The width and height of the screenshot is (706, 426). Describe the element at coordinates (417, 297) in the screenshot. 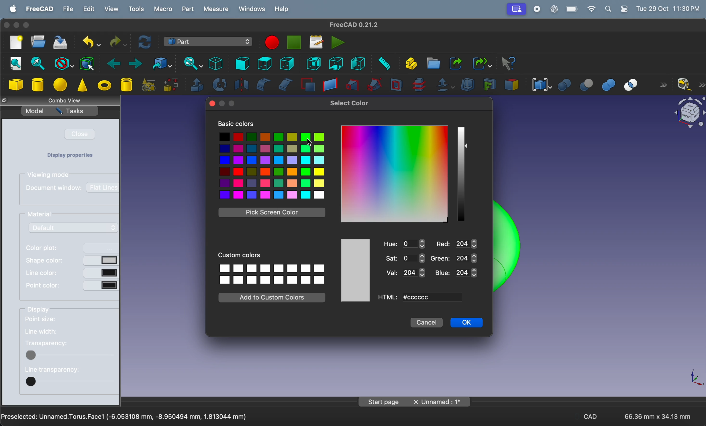

I see `ccccccc` at that location.